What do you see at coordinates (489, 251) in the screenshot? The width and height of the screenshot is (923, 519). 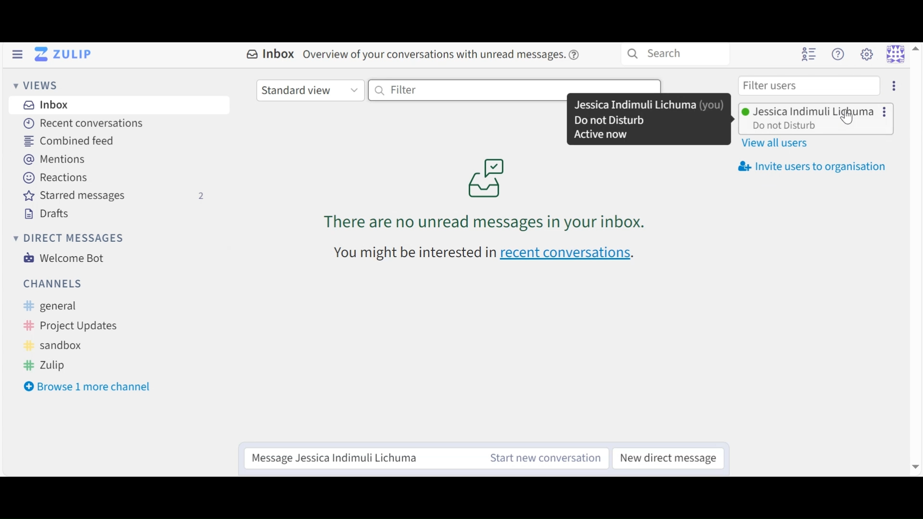 I see `recent conversations` at bounding box center [489, 251].